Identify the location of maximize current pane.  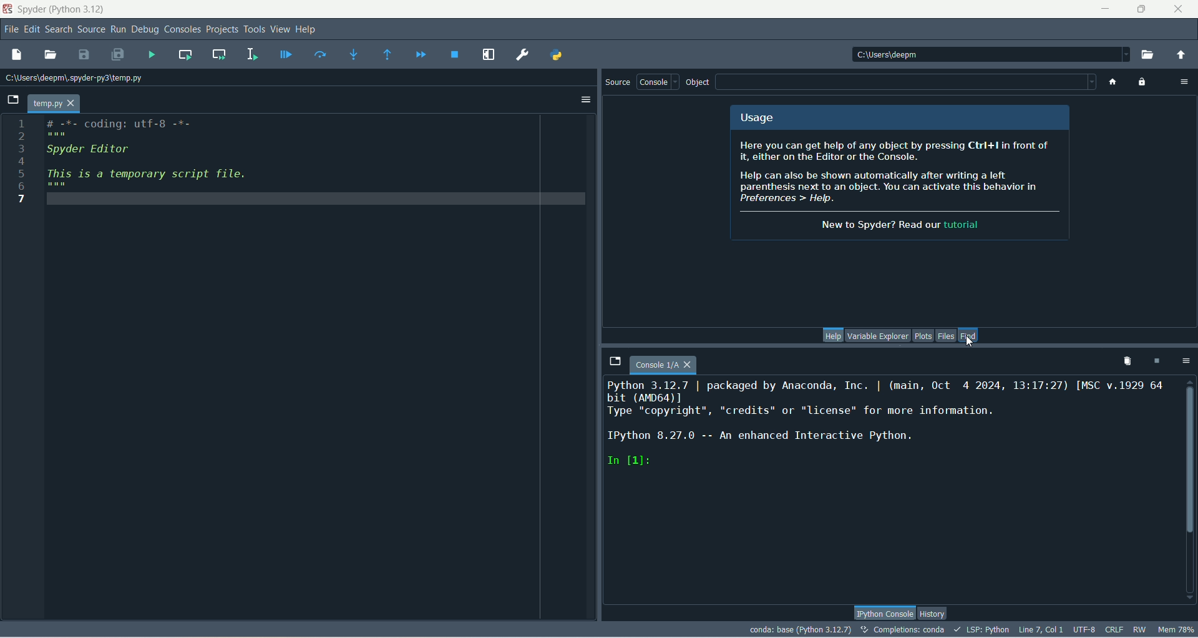
(490, 55).